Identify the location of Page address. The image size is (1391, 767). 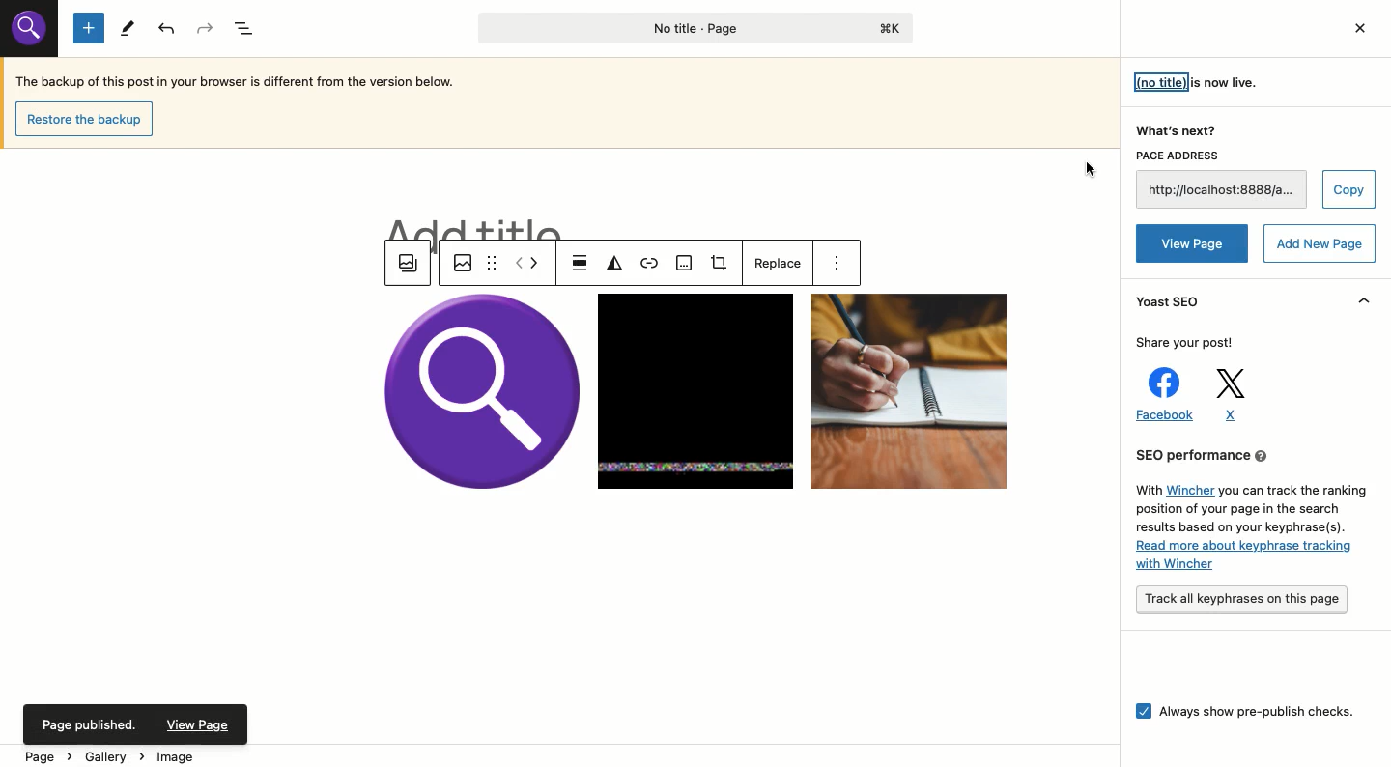
(1222, 181).